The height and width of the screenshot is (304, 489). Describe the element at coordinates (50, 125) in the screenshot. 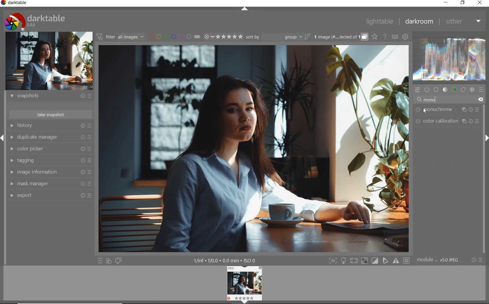

I see `history` at that location.